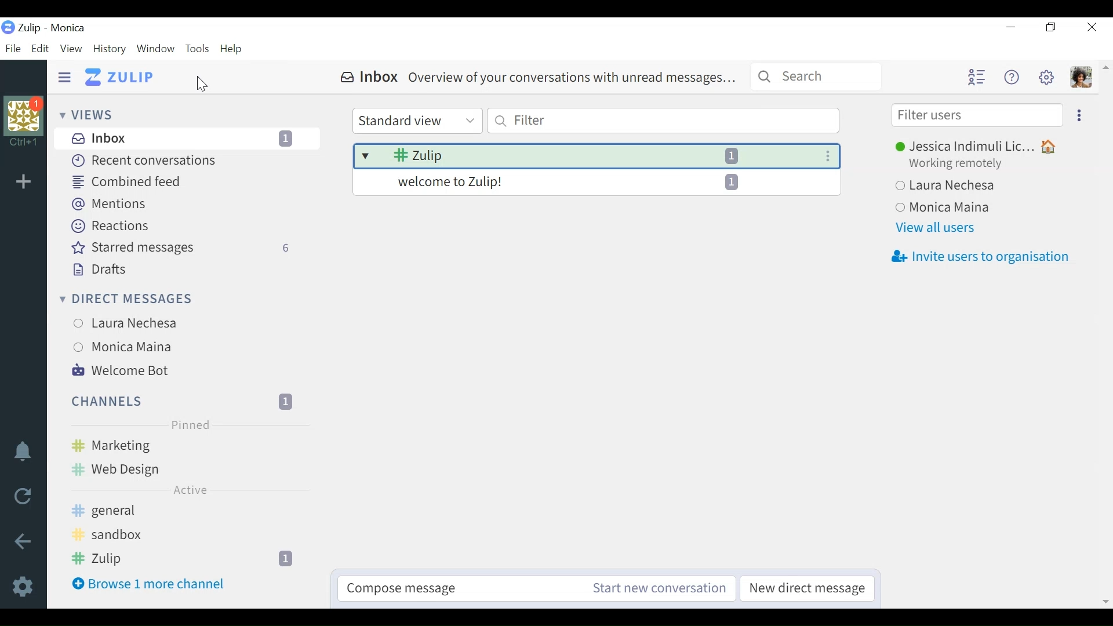 This screenshot has width=1113, height=626. I want to click on Pinned, so click(190, 425).